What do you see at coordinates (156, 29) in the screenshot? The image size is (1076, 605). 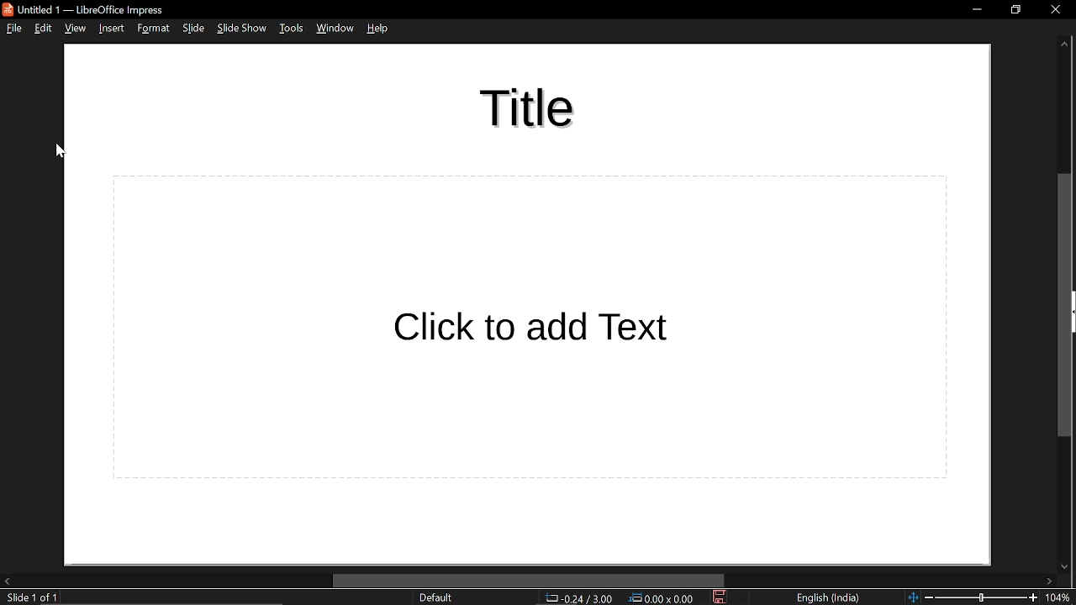 I see `format` at bounding box center [156, 29].